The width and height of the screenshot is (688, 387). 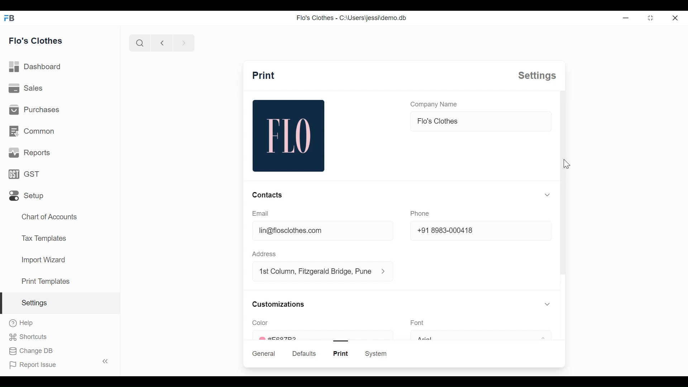 I want to click on email, so click(x=261, y=214).